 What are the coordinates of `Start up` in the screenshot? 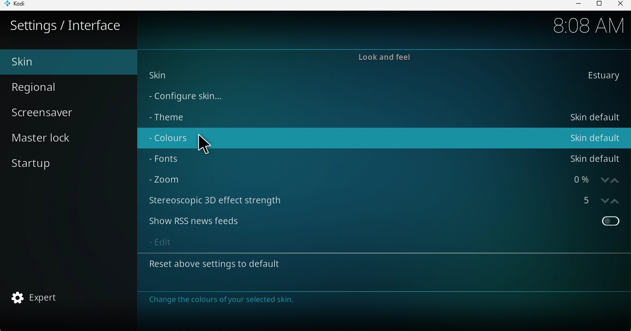 It's located at (36, 162).